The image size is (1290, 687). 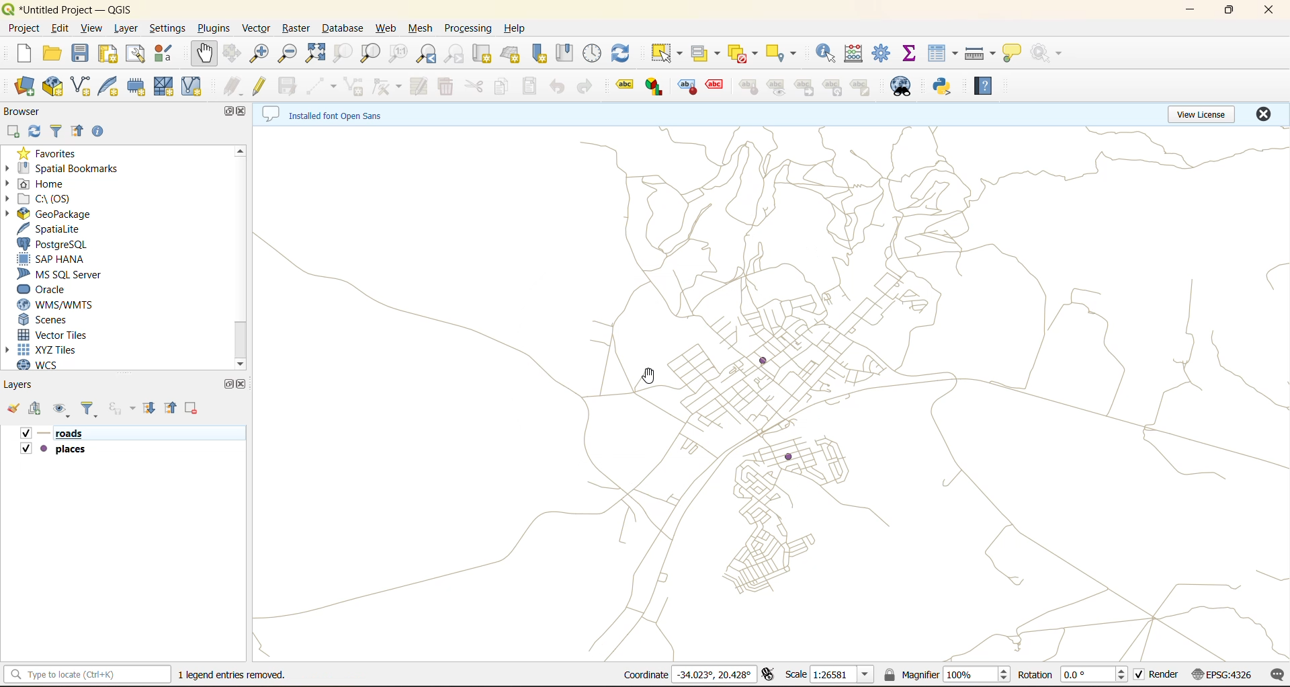 I want to click on layers, so click(x=75, y=452).